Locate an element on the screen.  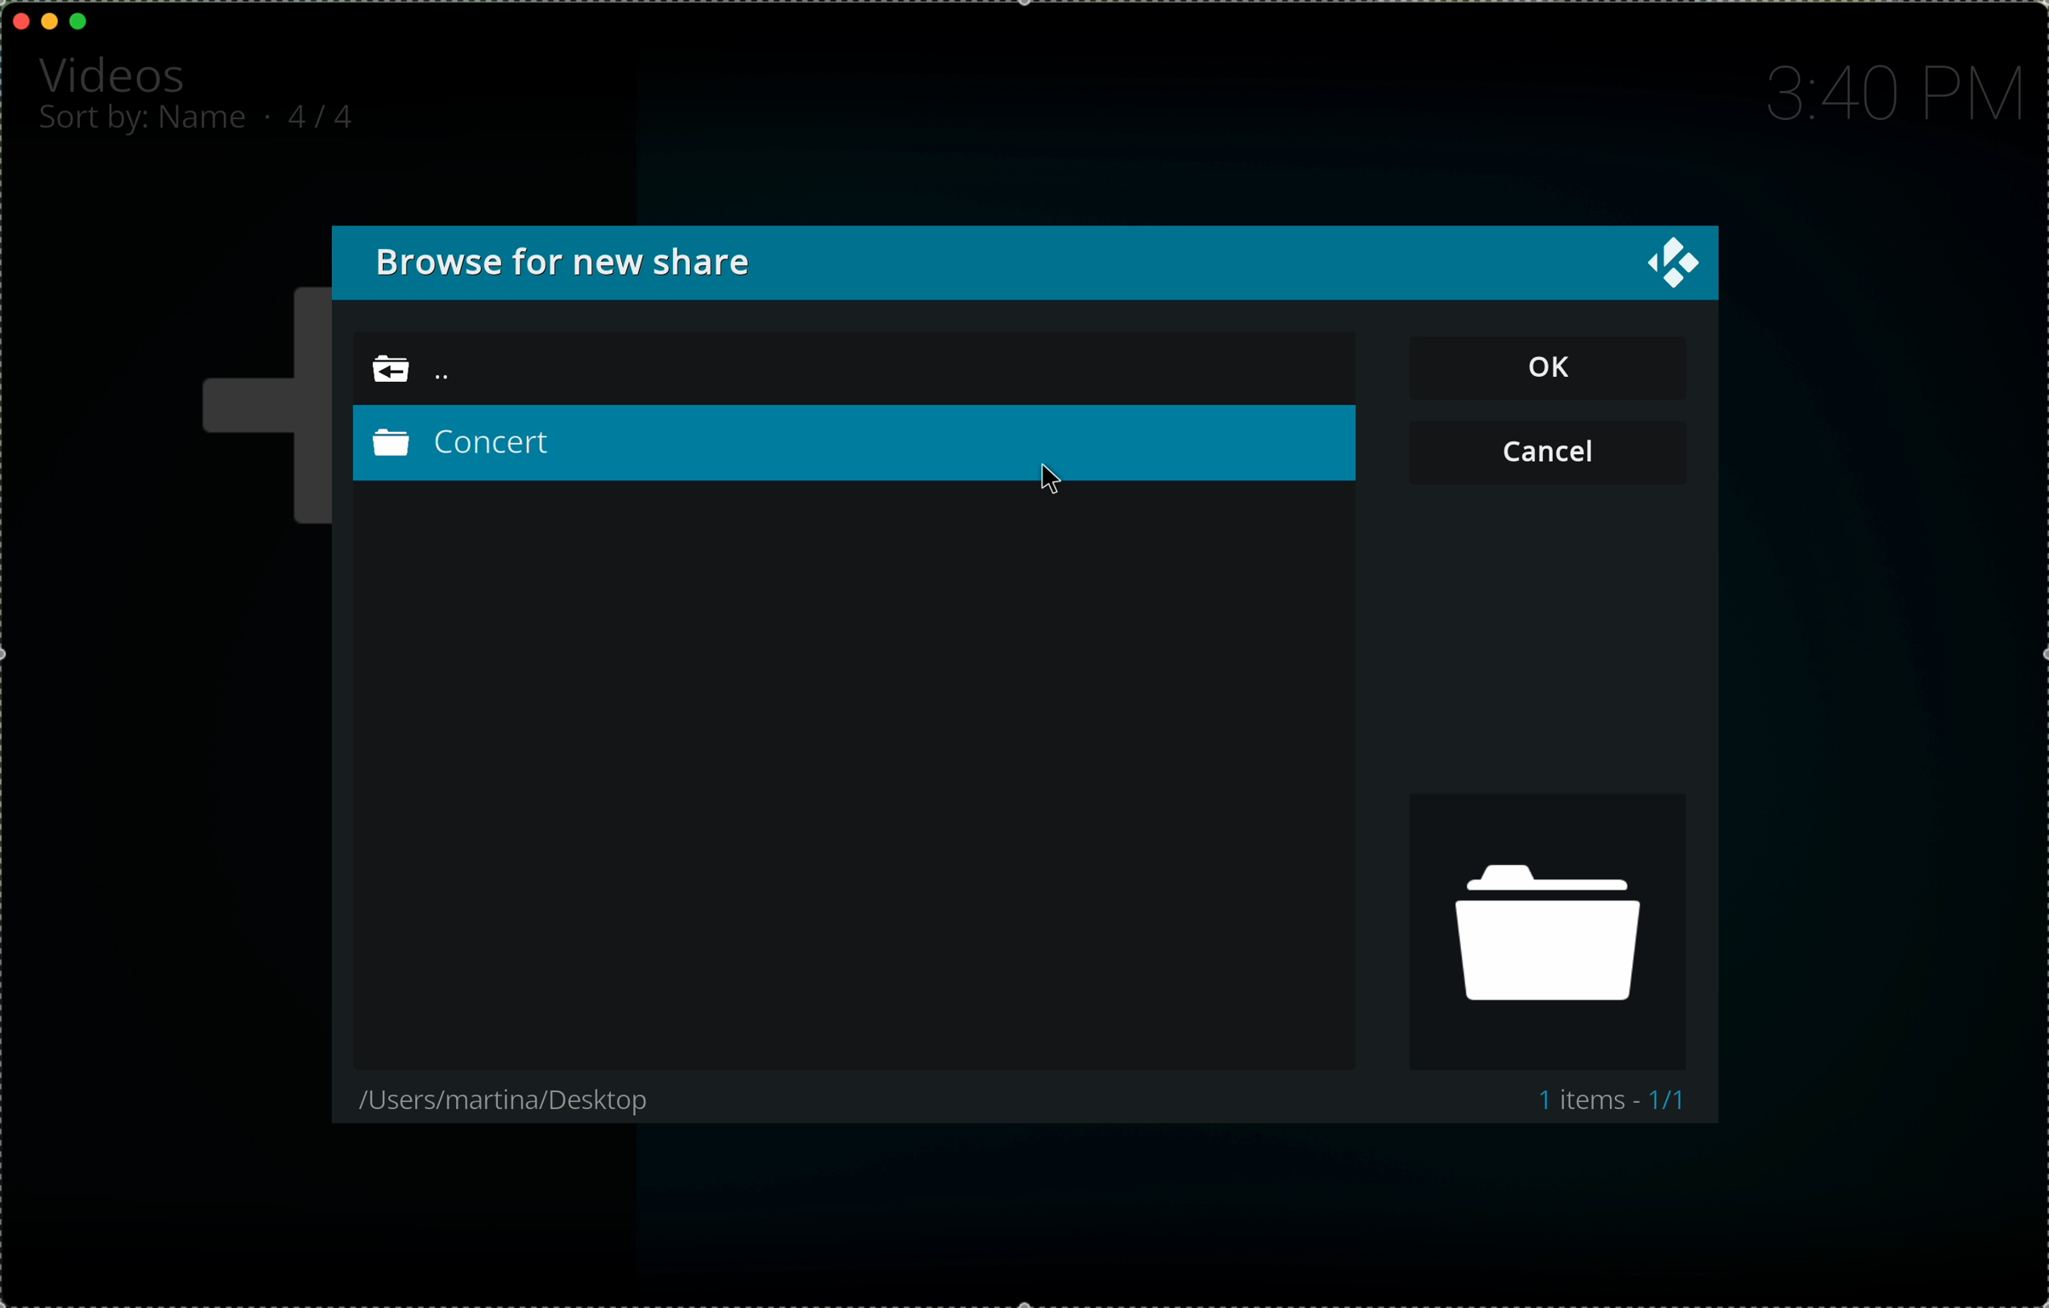
browse is located at coordinates (585, 262).